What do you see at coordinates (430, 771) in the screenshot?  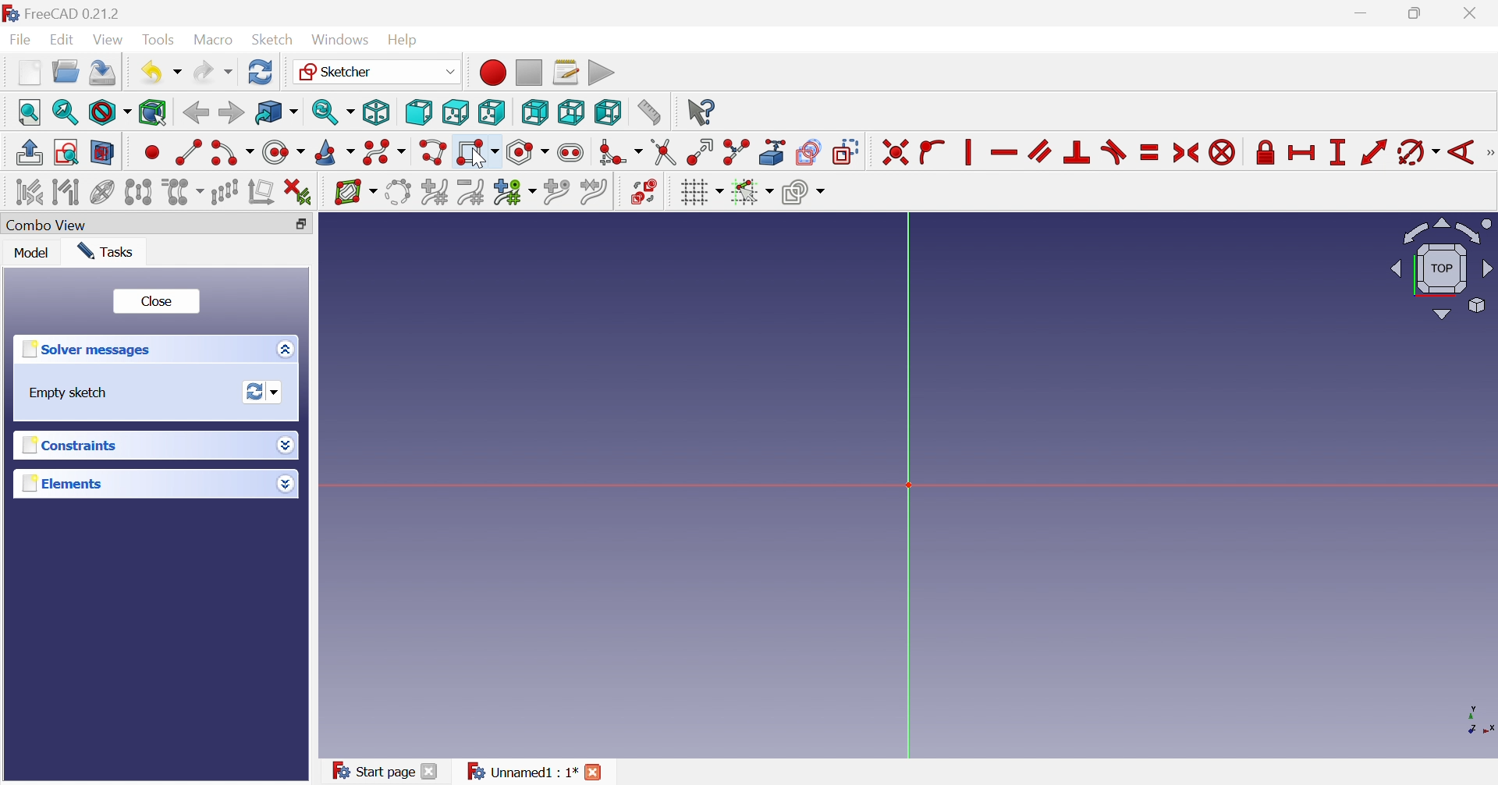 I see `Close` at bounding box center [430, 771].